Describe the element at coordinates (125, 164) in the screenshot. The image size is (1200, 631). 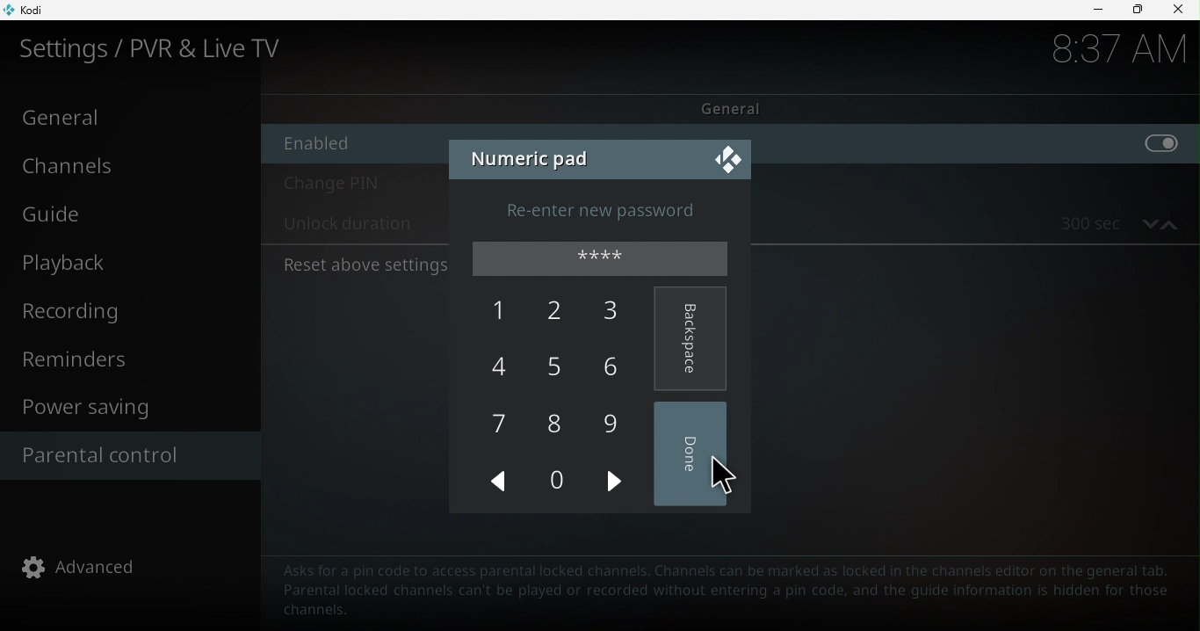
I see `Channels` at that location.